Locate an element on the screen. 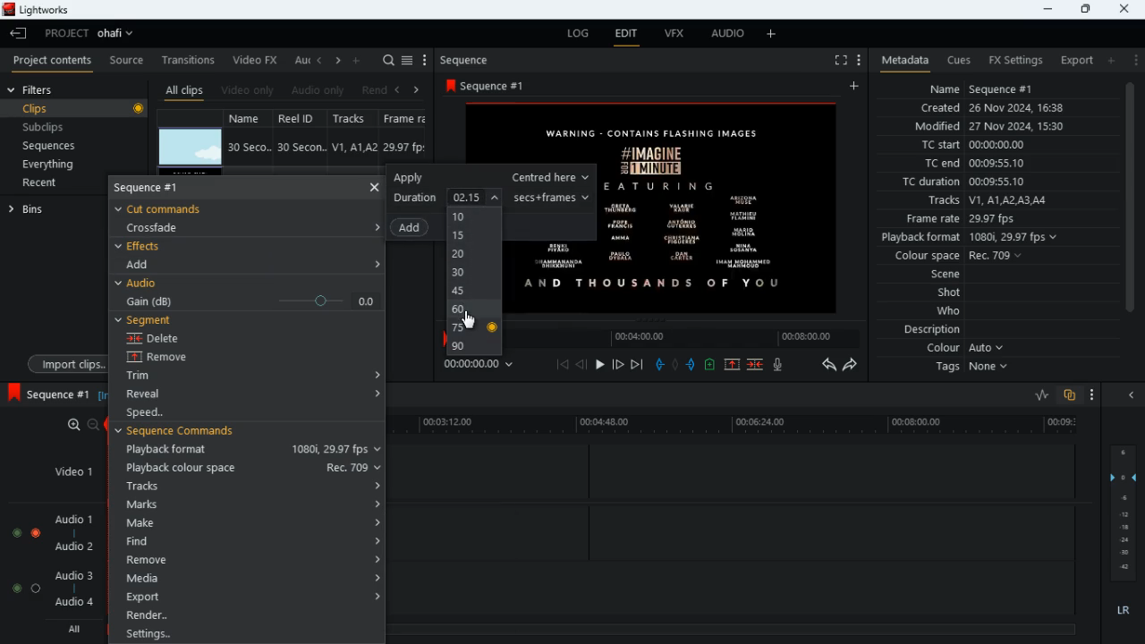  reveal is located at coordinates (159, 394).